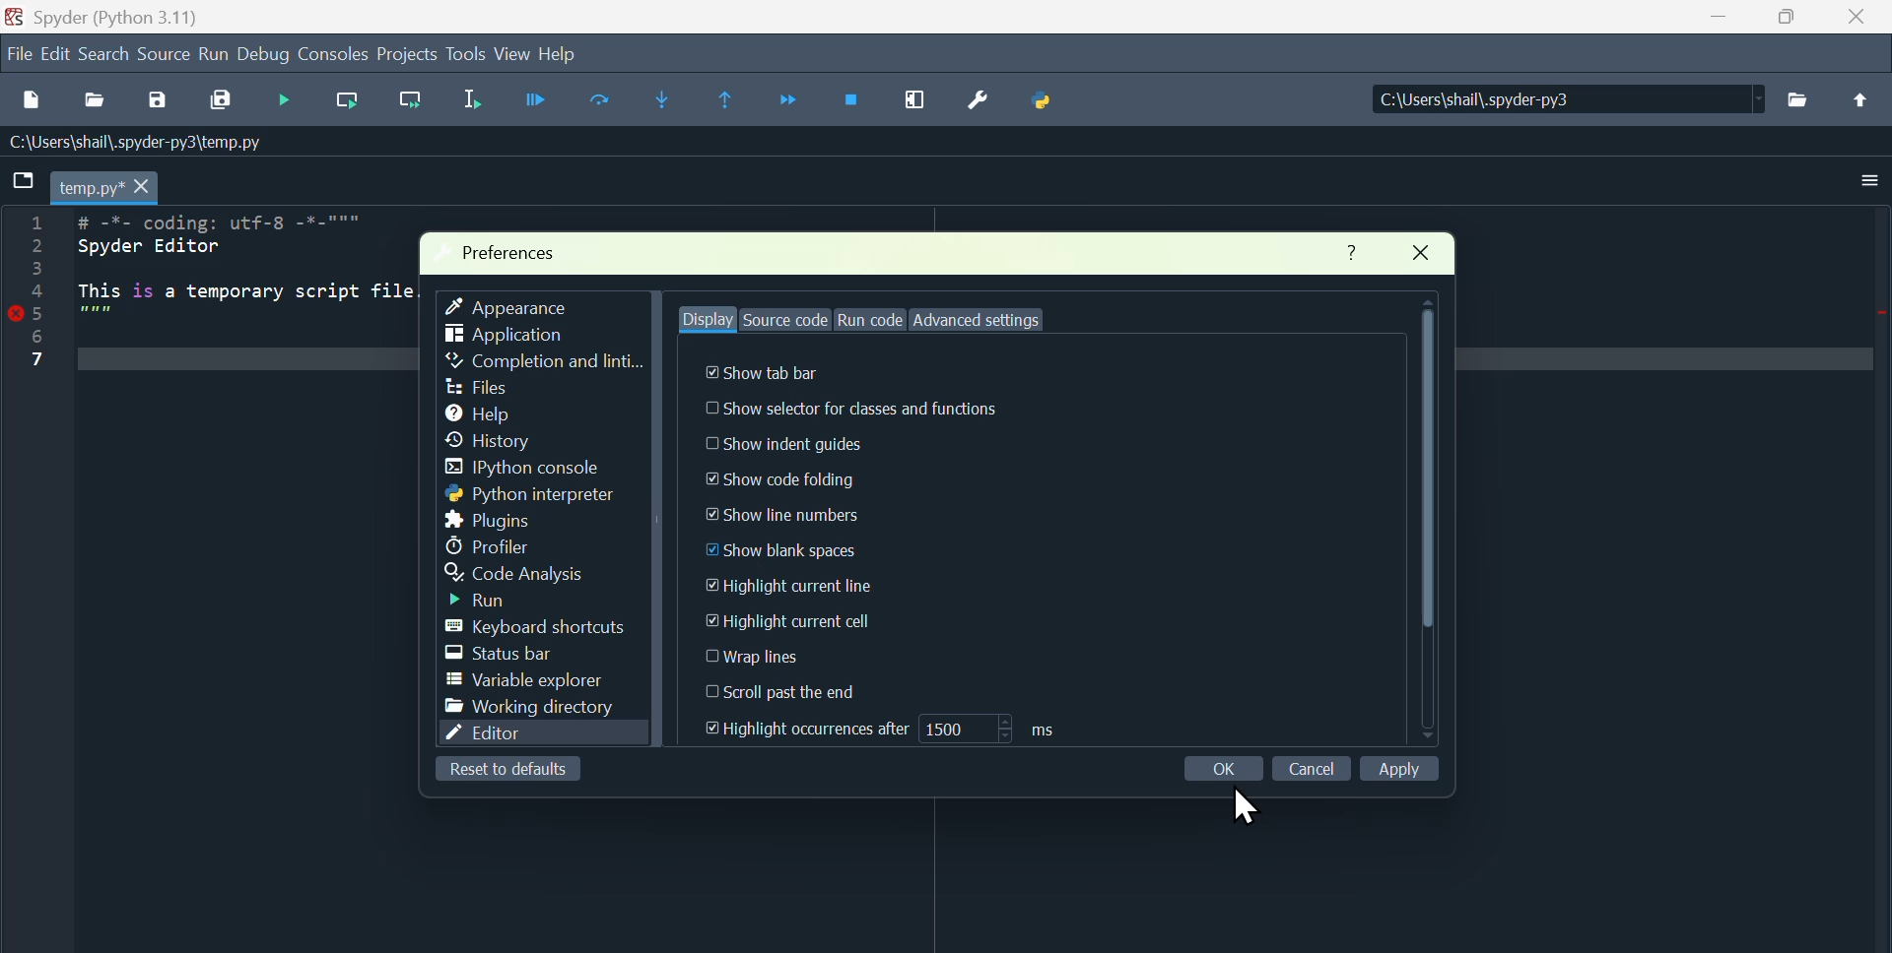  I want to click on Highlight occurences after, so click(874, 728).